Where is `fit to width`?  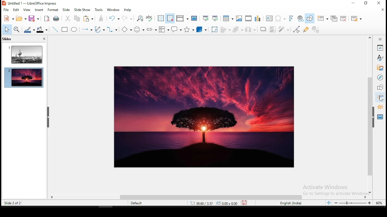 fit to width is located at coordinates (328, 203).